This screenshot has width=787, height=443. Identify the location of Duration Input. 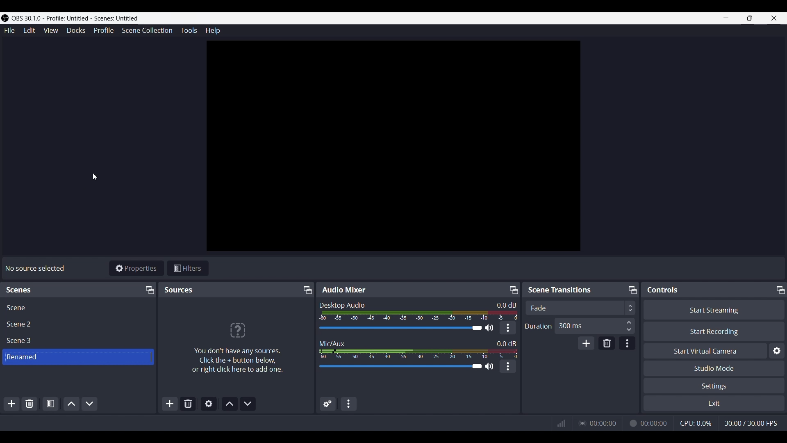
(629, 326).